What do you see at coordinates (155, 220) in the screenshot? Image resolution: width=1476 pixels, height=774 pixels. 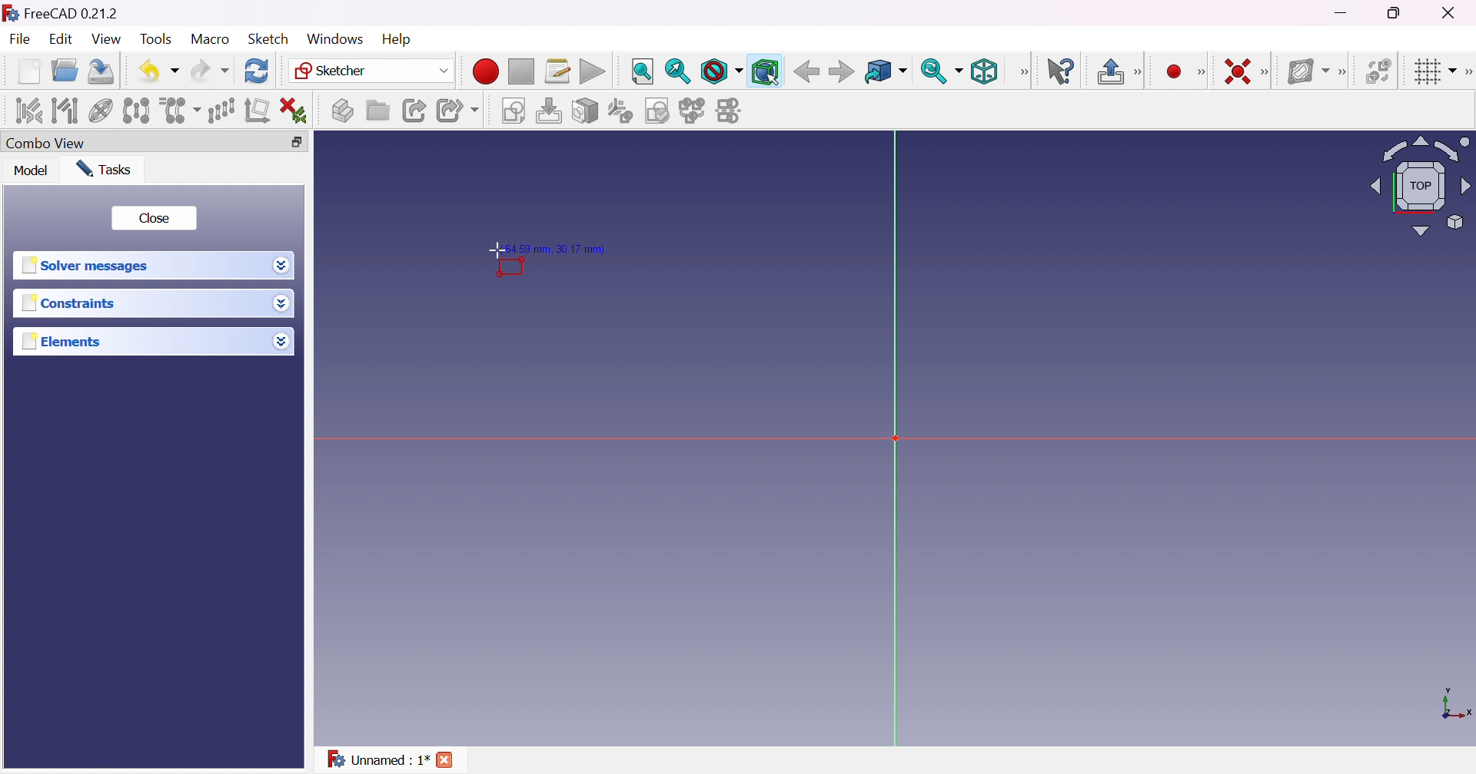 I see `Close` at bounding box center [155, 220].